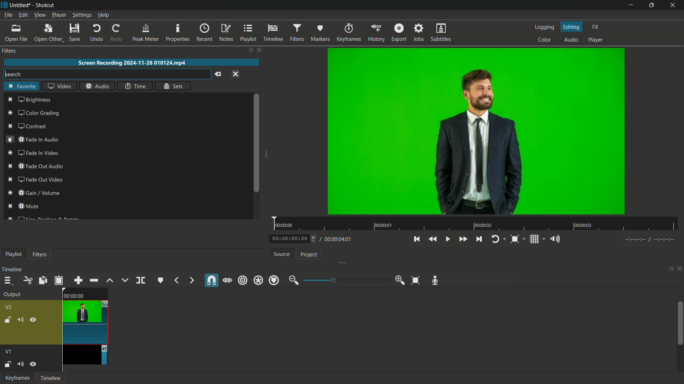 The height and width of the screenshot is (384, 684). I want to click on video-2 on timeline, so click(85, 315).